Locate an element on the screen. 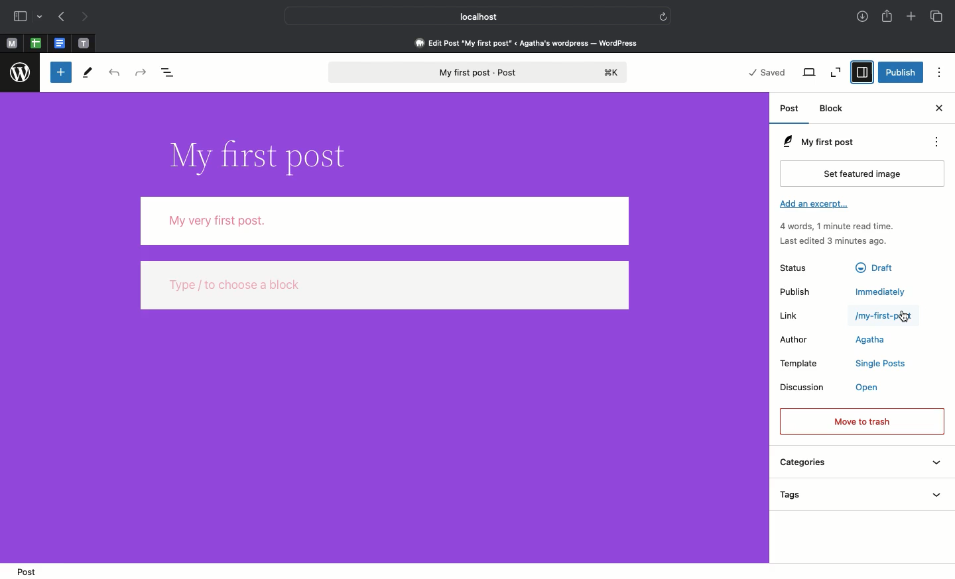  Local host is located at coordinates (468, 15).